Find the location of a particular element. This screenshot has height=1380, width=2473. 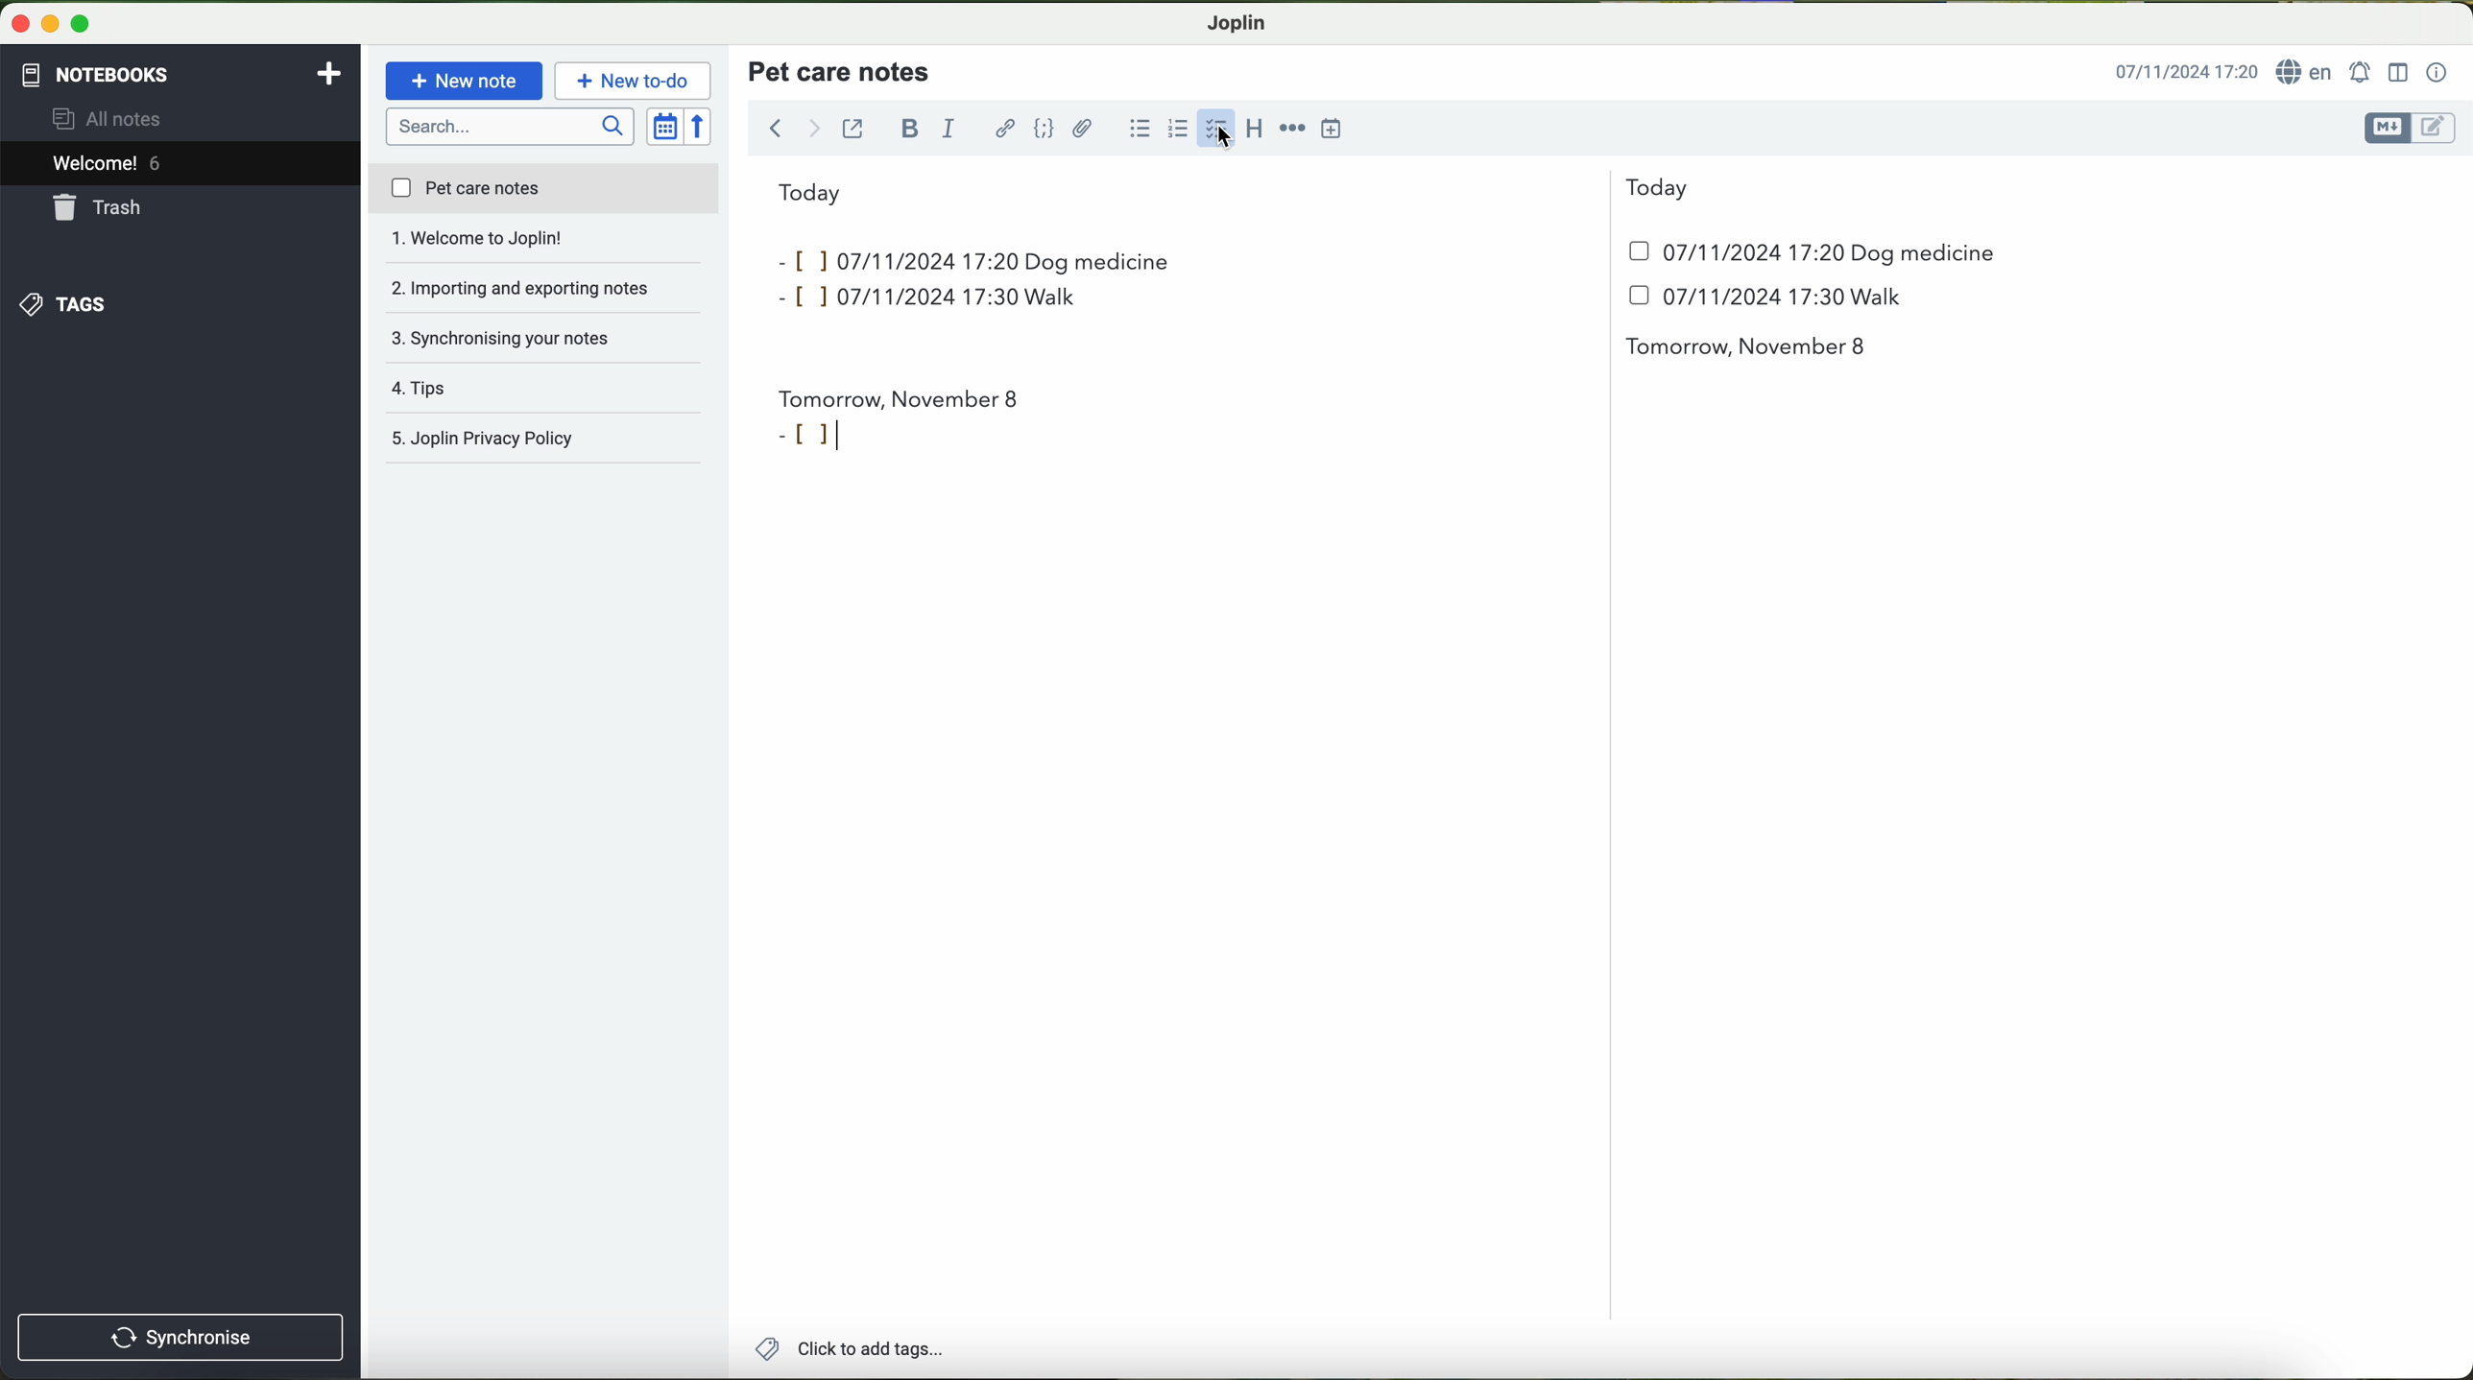

add tags is located at coordinates (849, 1351).